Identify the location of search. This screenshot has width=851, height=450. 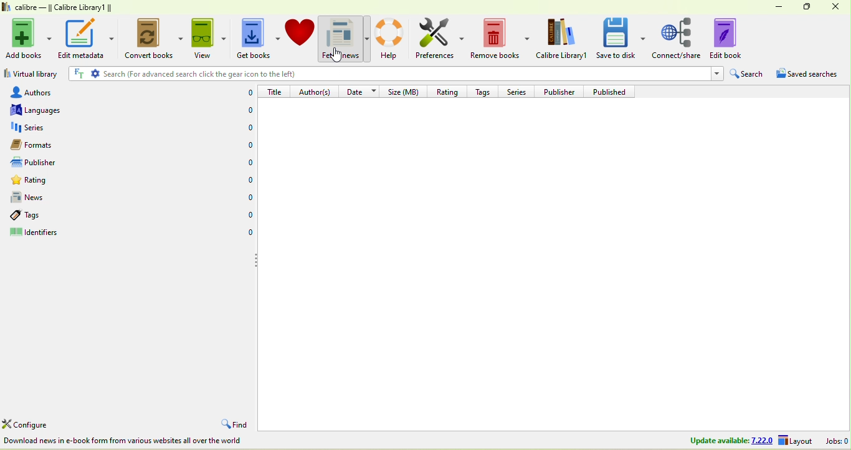
(749, 73).